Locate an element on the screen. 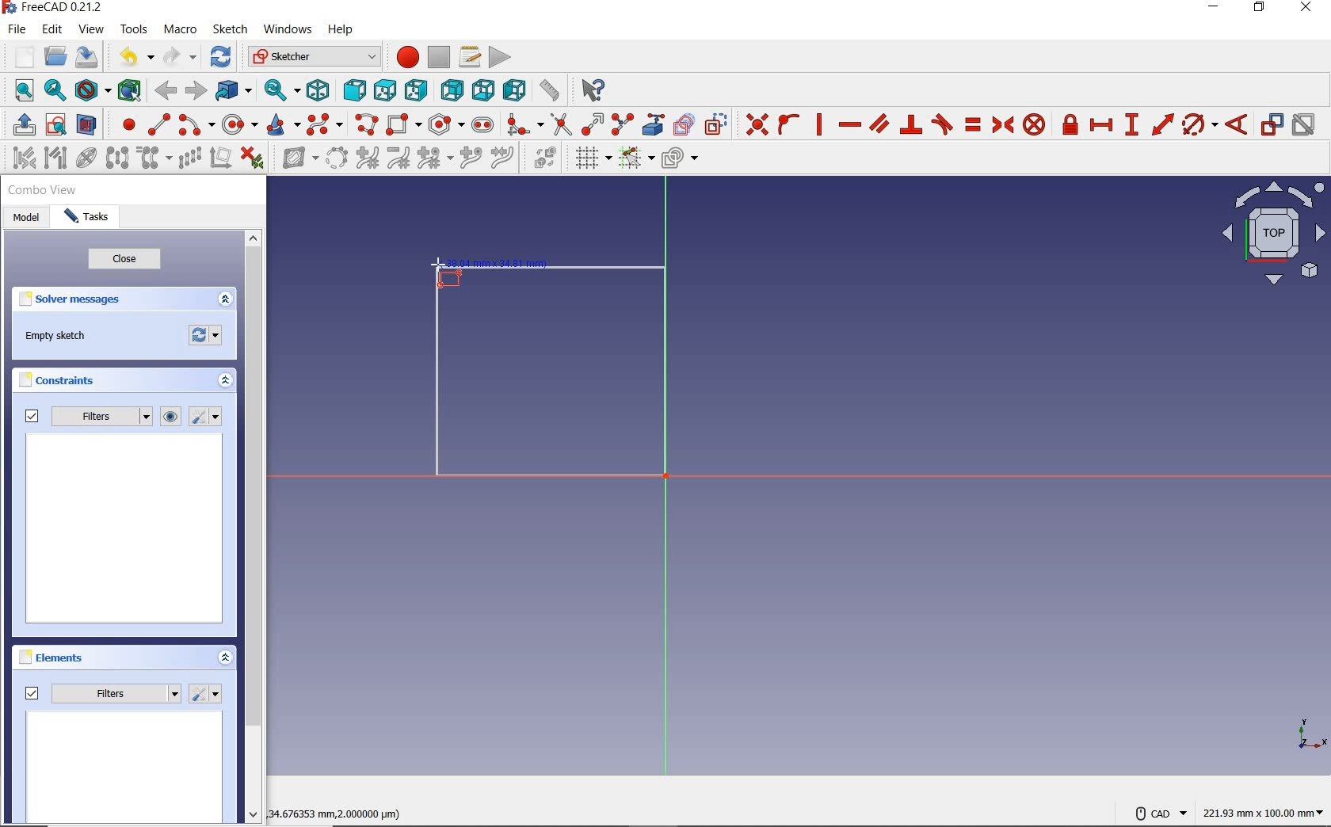 The height and width of the screenshot is (827, 1331). toggle construction geometry is located at coordinates (715, 123).